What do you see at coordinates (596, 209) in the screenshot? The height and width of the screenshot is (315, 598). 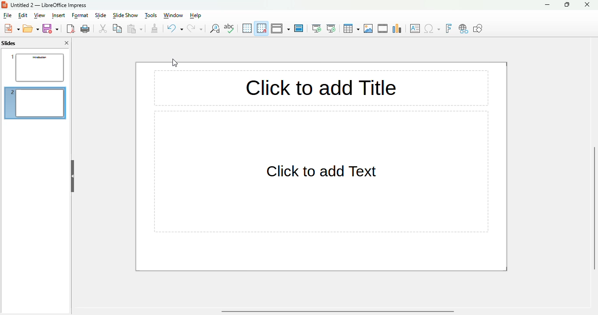 I see `vertical scrollbar` at bounding box center [596, 209].